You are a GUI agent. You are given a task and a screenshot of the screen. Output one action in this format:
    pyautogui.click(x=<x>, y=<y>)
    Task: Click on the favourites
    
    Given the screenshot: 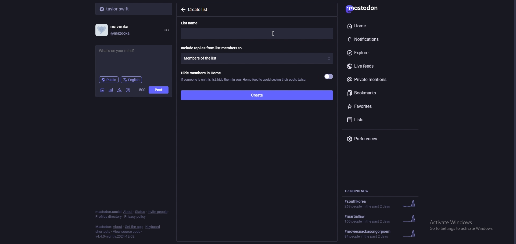 What is the action you would take?
    pyautogui.click(x=375, y=105)
    